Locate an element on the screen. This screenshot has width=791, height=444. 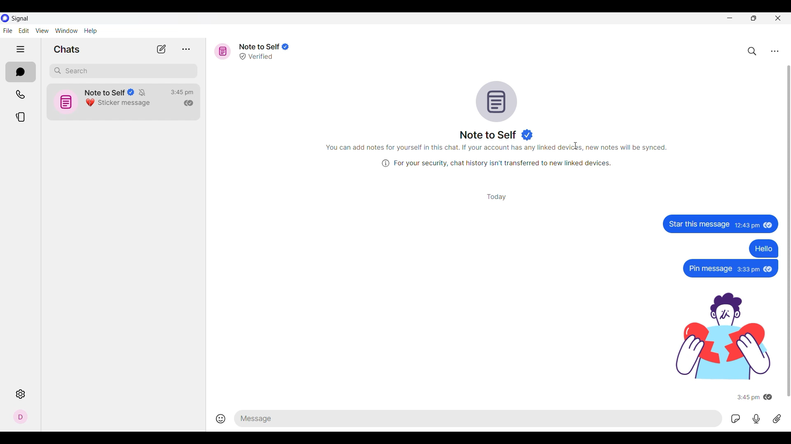
Edit menu is located at coordinates (24, 30).